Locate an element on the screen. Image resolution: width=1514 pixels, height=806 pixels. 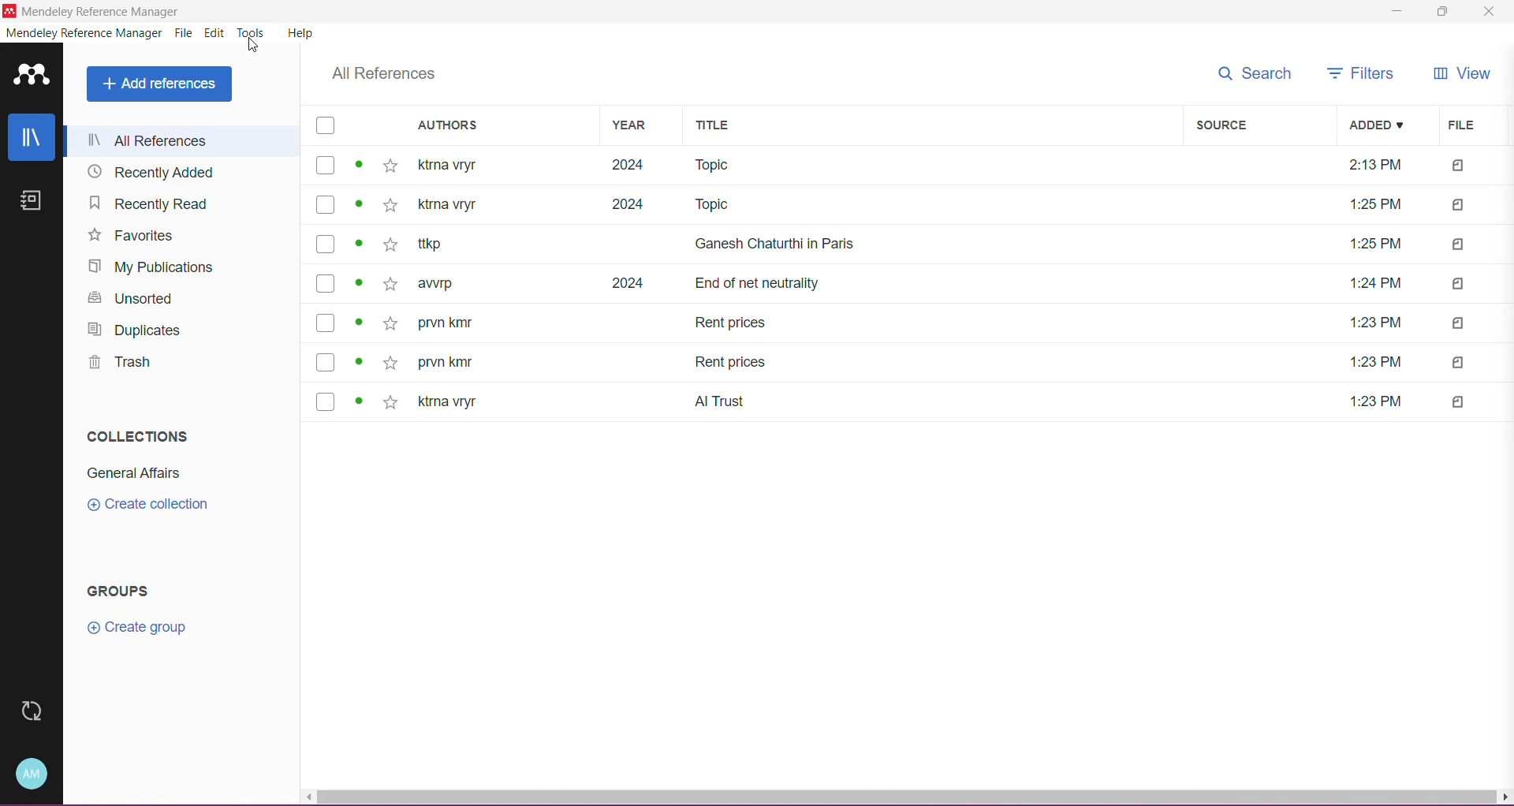
author is located at coordinates (449, 402).